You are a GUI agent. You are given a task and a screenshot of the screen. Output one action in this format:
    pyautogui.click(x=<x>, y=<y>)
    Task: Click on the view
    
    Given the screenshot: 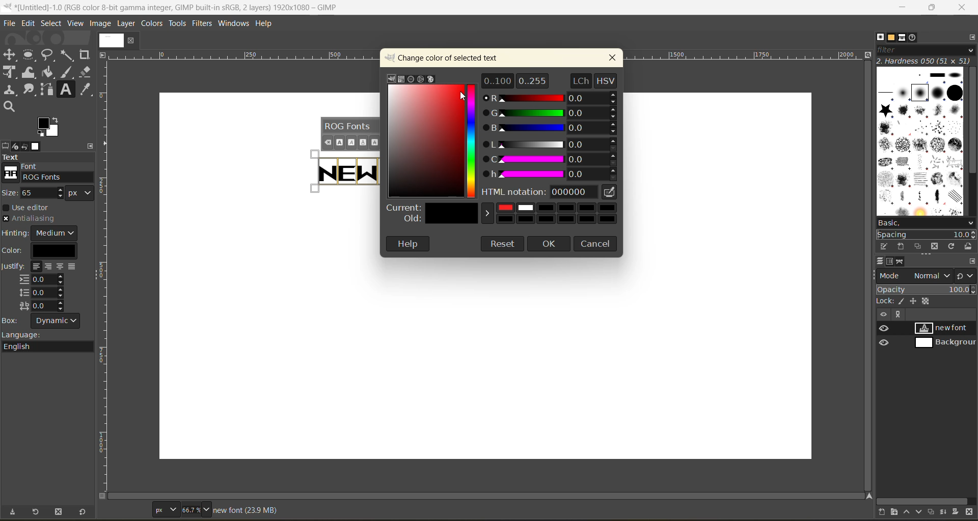 What is the action you would take?
    pyautogui.click(x=74, y=23)
    